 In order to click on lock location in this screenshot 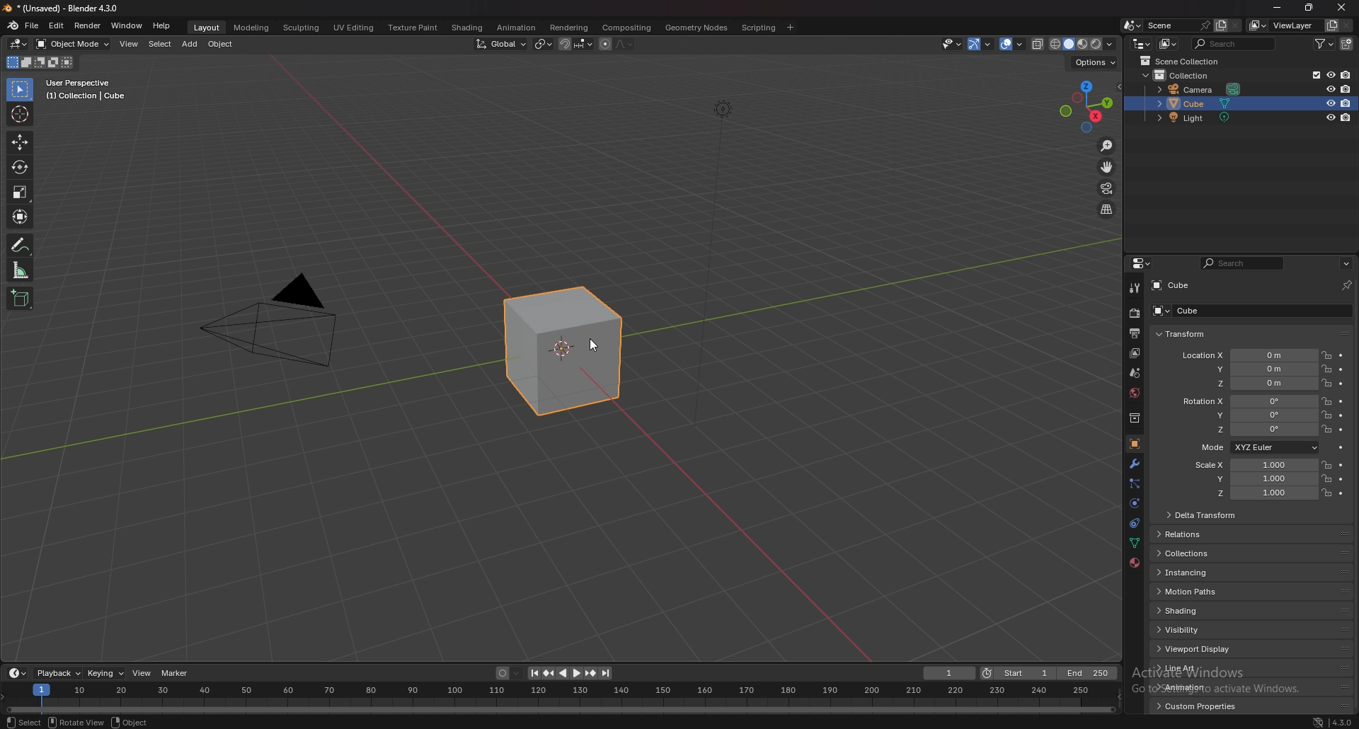, I will do `click(1326, 415)`.